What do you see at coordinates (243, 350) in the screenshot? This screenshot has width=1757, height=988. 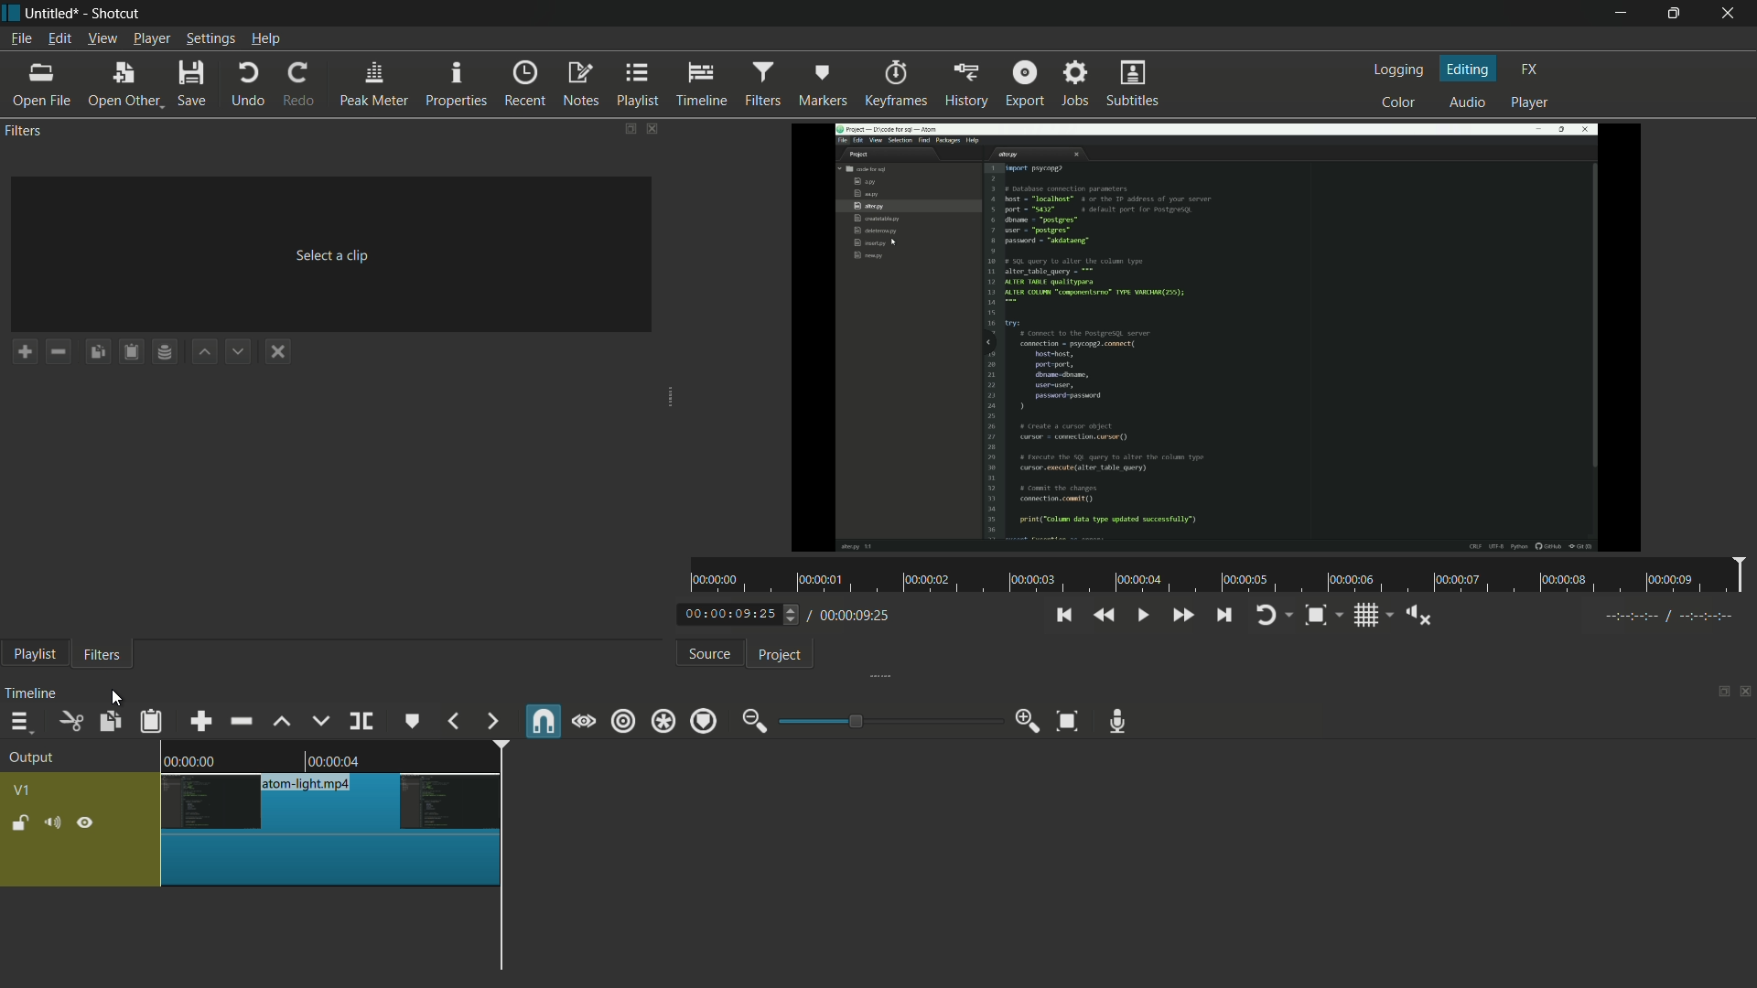 I see `move filter down` at bounding box center [243, 350].